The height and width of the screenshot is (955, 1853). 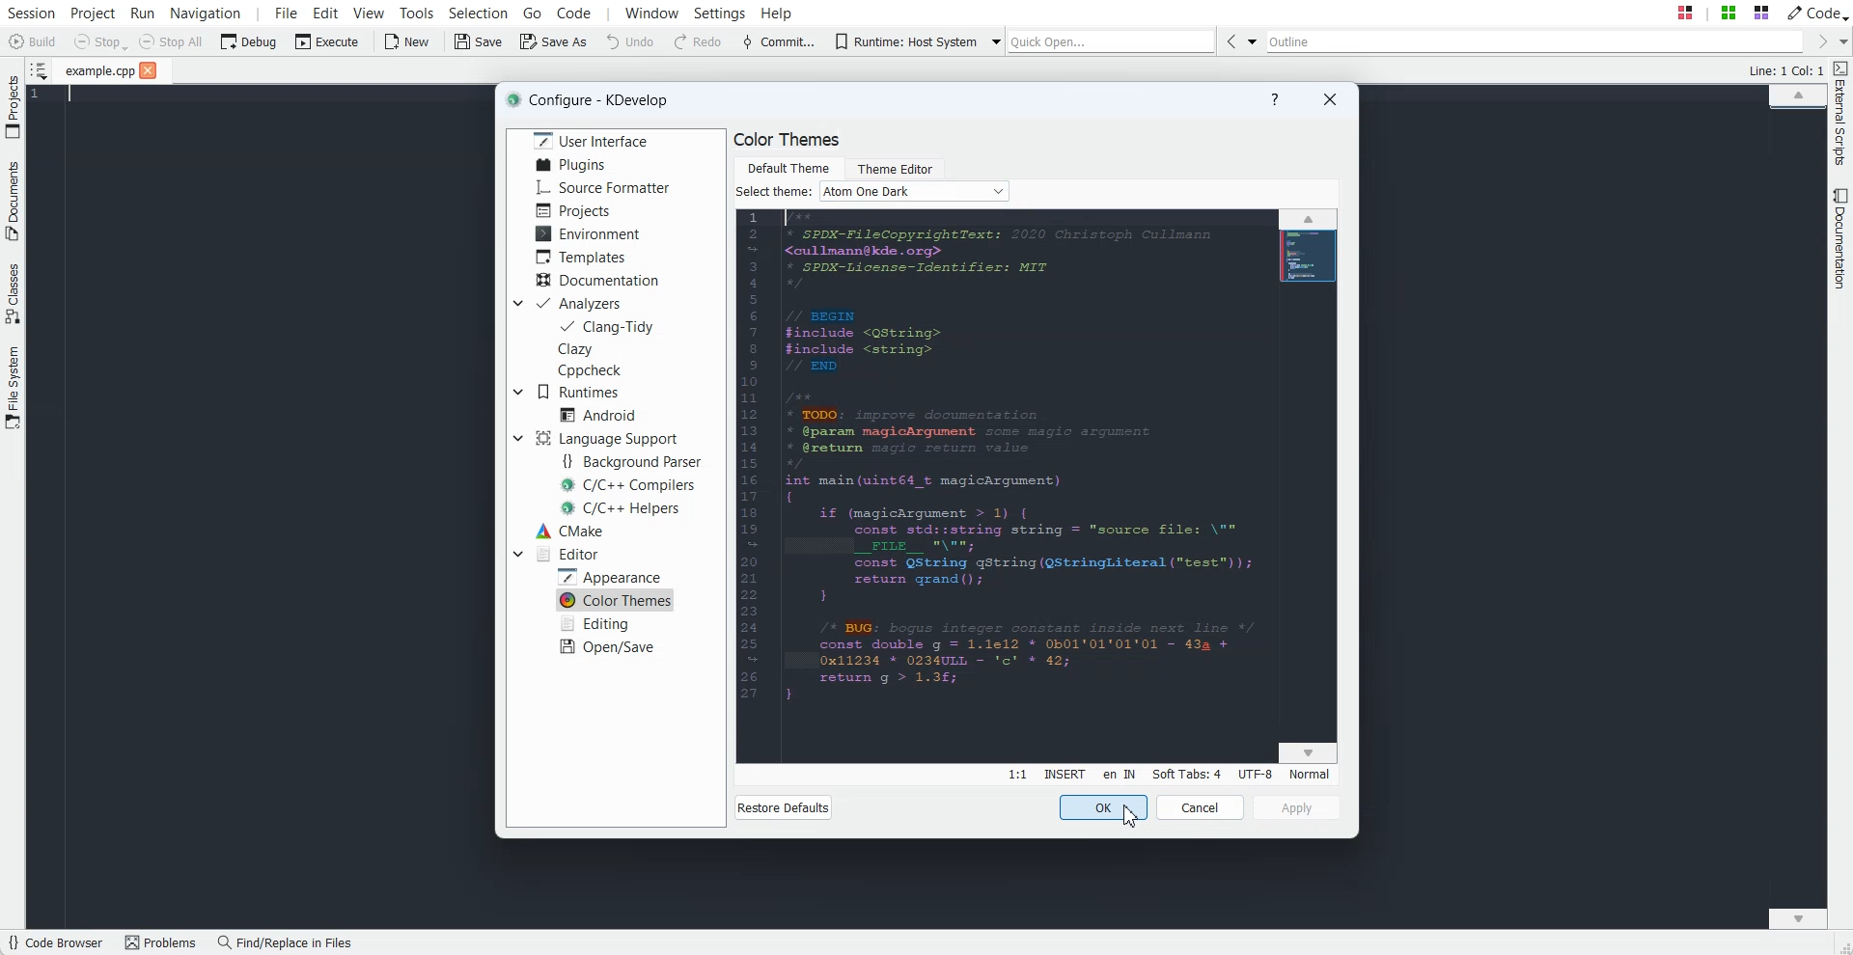 What do you see at coordinates (1797, 93) in the screenshot?
I see `Scroll up` at bounding box center [1797, 93].